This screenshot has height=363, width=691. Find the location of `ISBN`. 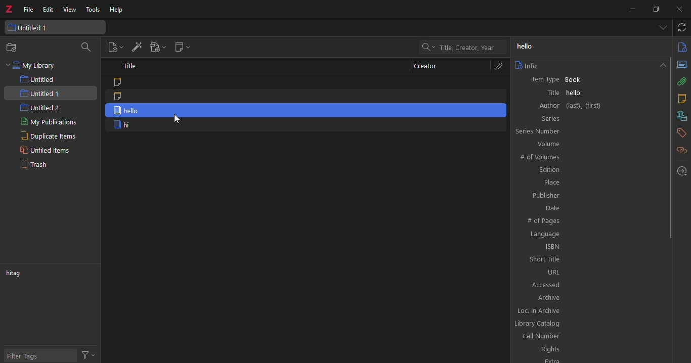

ISBN is located at coordinates (552, 246).